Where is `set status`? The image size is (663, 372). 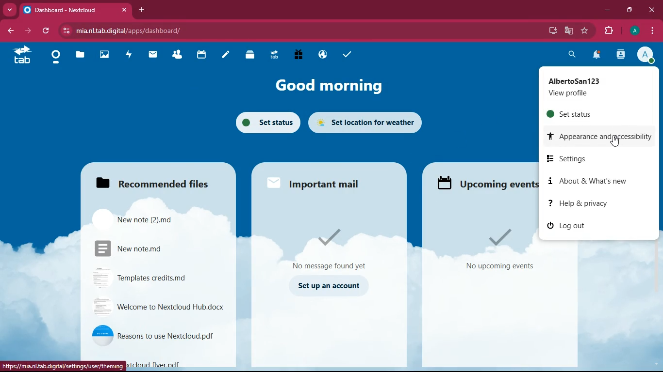
set status is located at coordinates (265, 122).